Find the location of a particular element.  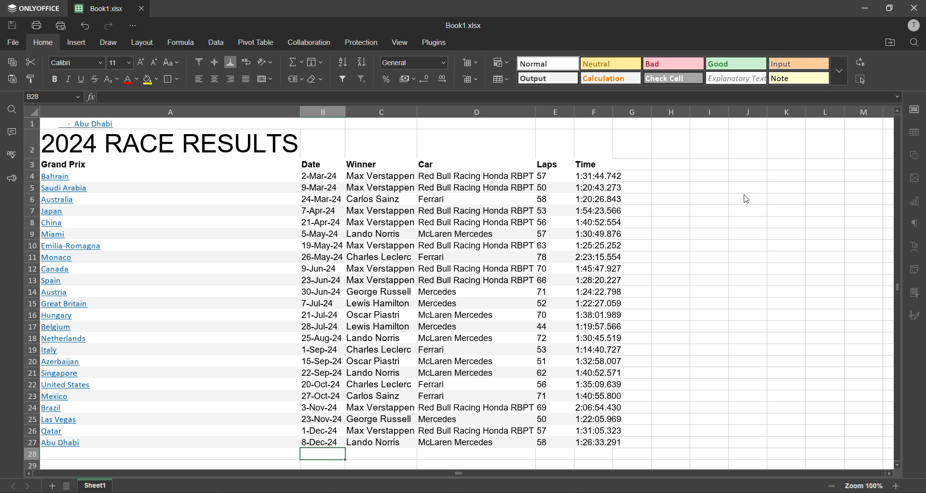

call settings is located at coordinates (916, 109).